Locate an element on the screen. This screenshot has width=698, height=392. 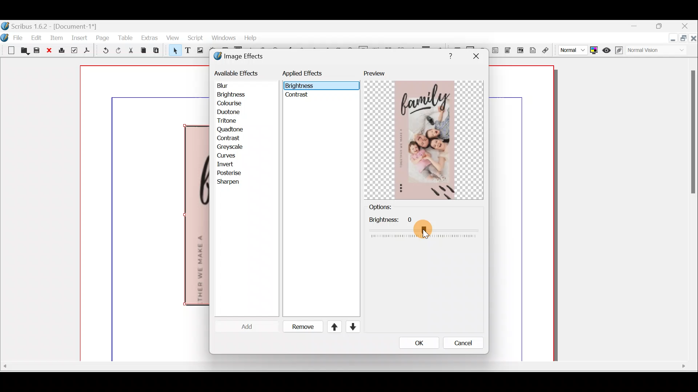
Remove is located at coordinates (300, 327).